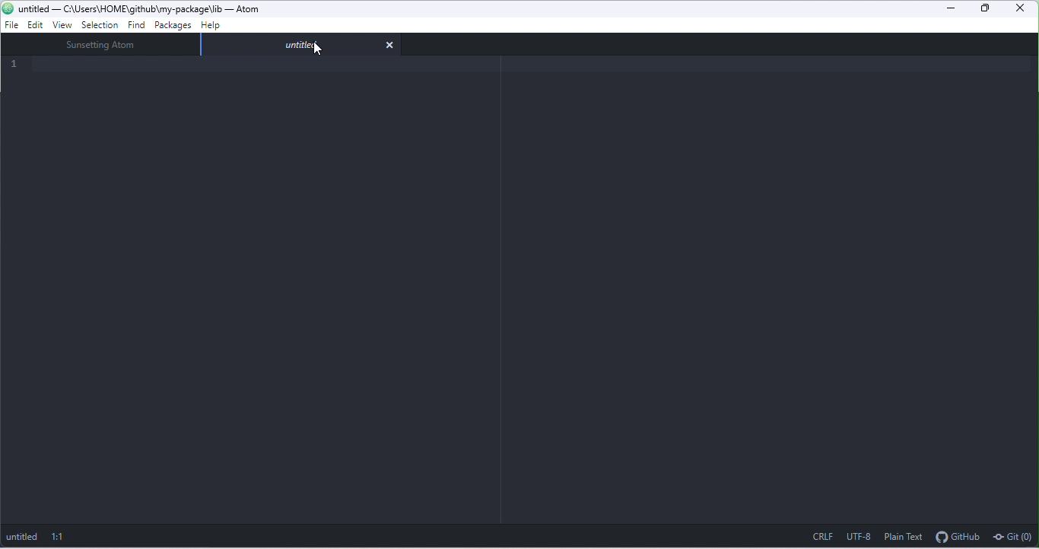  I want to click on maximize, so click(986, 10).